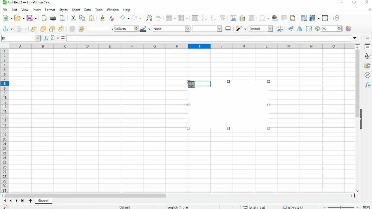 Image resolution: width=372 pixels, height=209 pixels. I want to click on Language, so click(178, 207).